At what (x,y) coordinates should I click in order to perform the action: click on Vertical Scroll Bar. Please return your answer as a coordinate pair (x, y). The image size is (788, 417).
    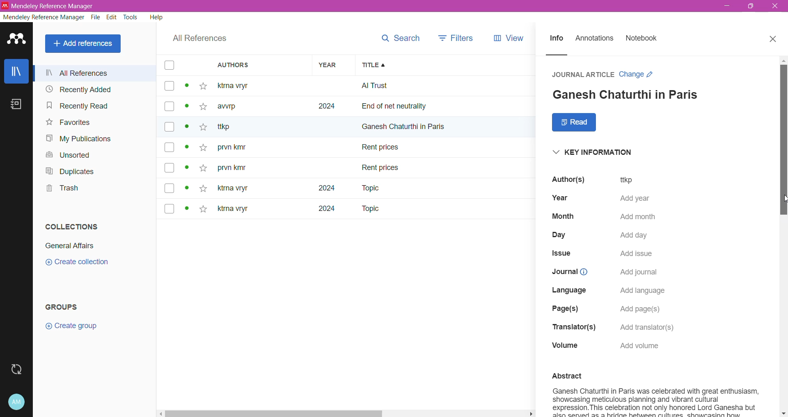
    Looking at the image, I should click on (783, 236).